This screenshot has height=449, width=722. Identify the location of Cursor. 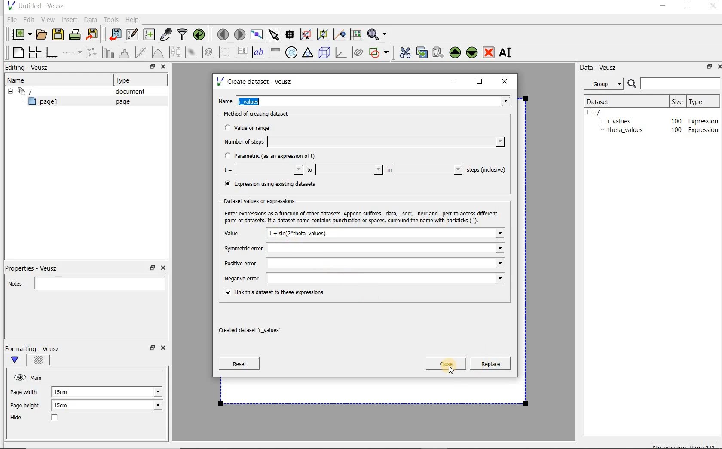
(443, 370).